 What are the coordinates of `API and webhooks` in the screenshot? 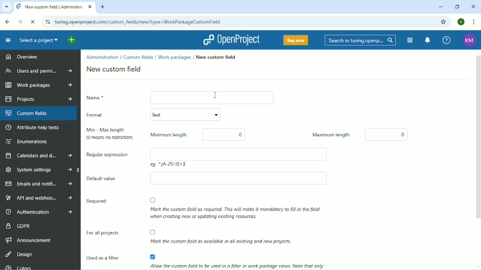 It's located at (40, 197).